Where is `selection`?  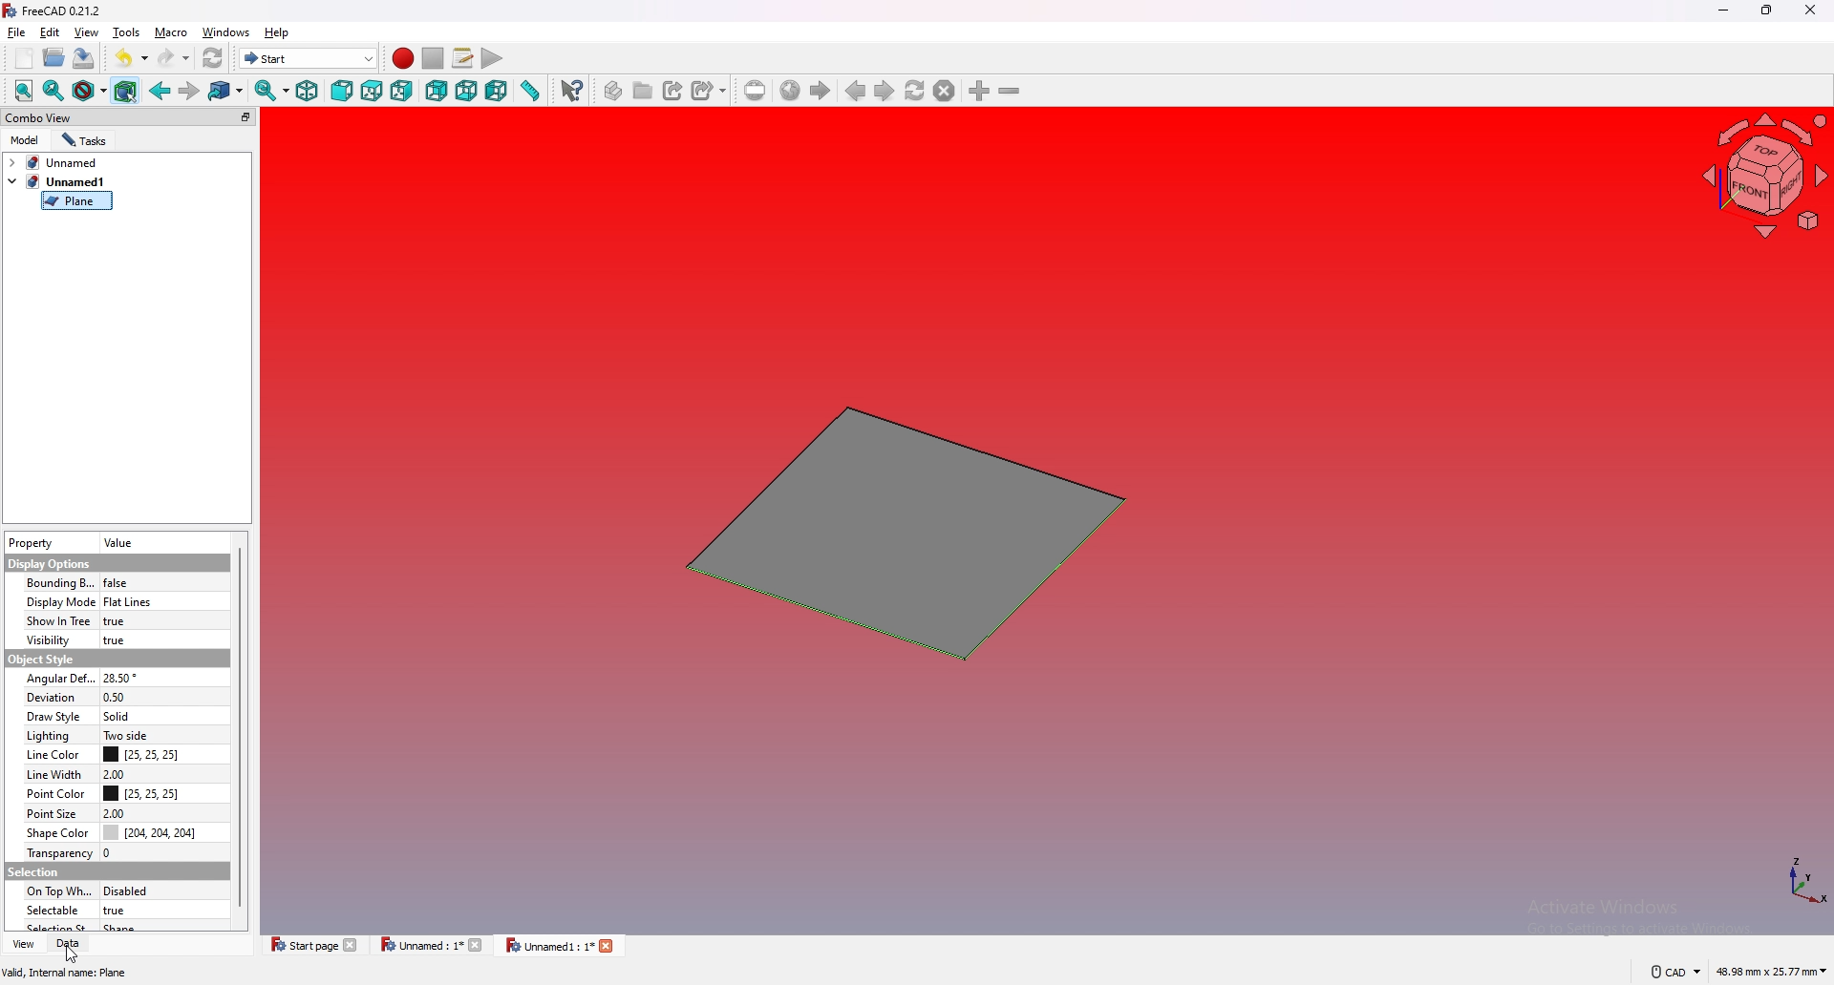
selection is located at coordinates (35, 871).